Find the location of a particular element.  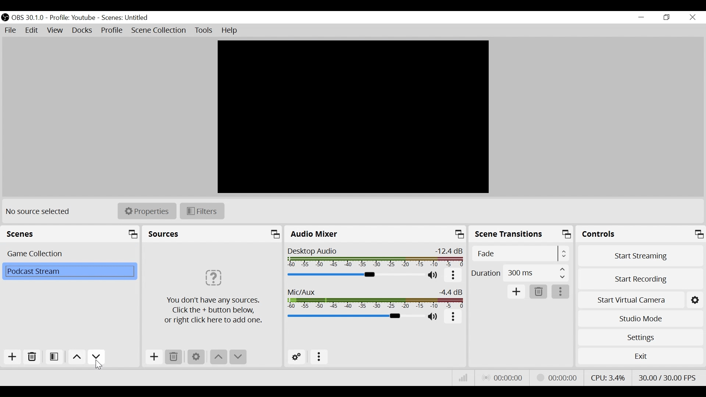

Scene is located at coordinates (69, 254).